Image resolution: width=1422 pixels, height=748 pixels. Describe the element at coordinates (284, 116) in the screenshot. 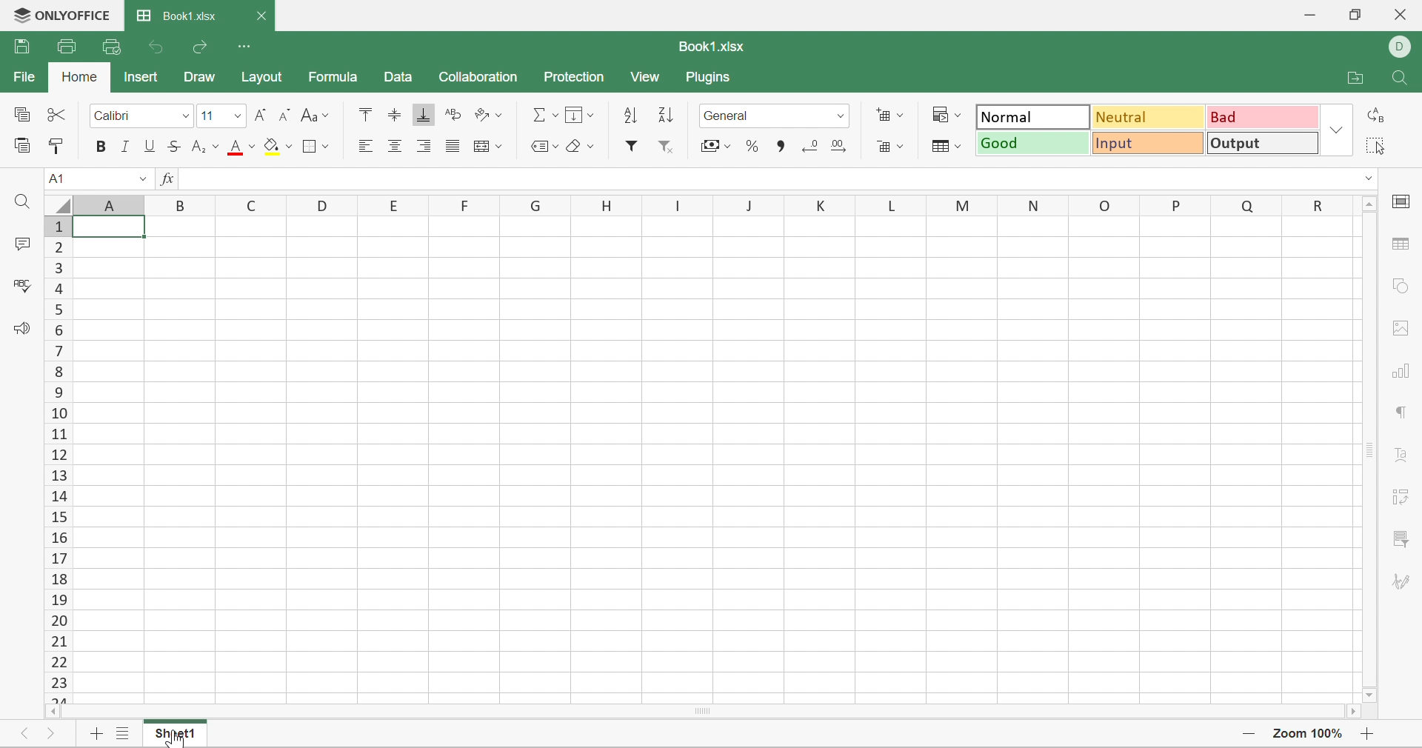

I see `Decrease font size` at that location.